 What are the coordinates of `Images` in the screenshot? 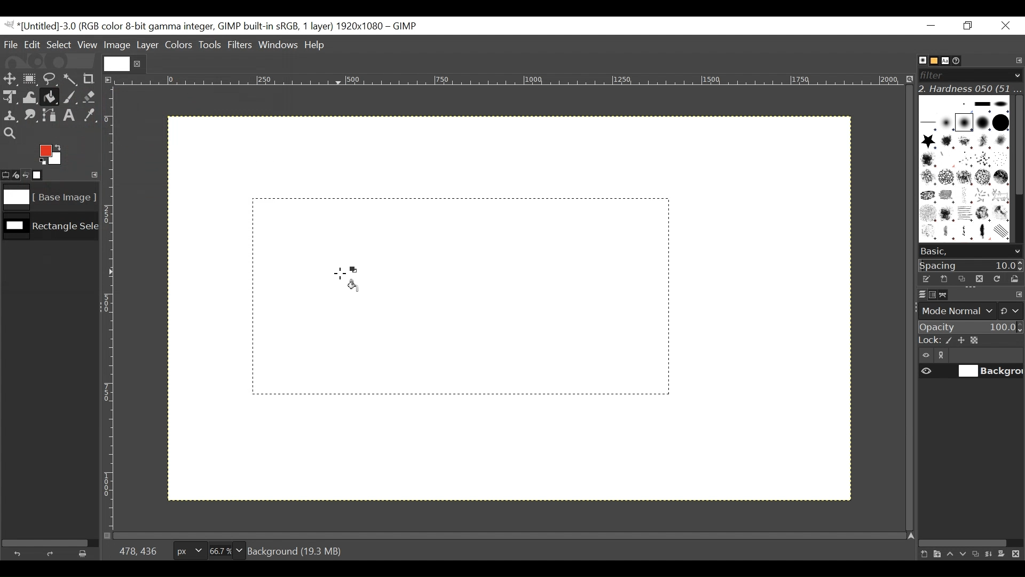 It's located at (44, 175).